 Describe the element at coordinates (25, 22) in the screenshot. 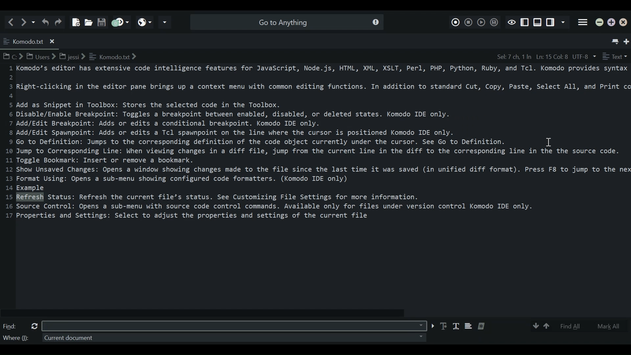

I see `Go forward one location` at that location.